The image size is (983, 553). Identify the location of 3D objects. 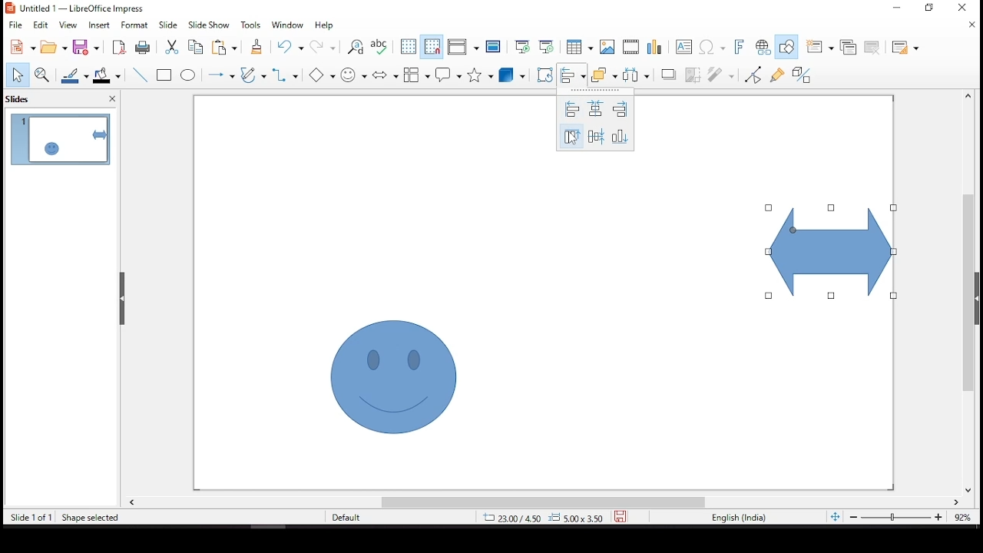
(512, 76).